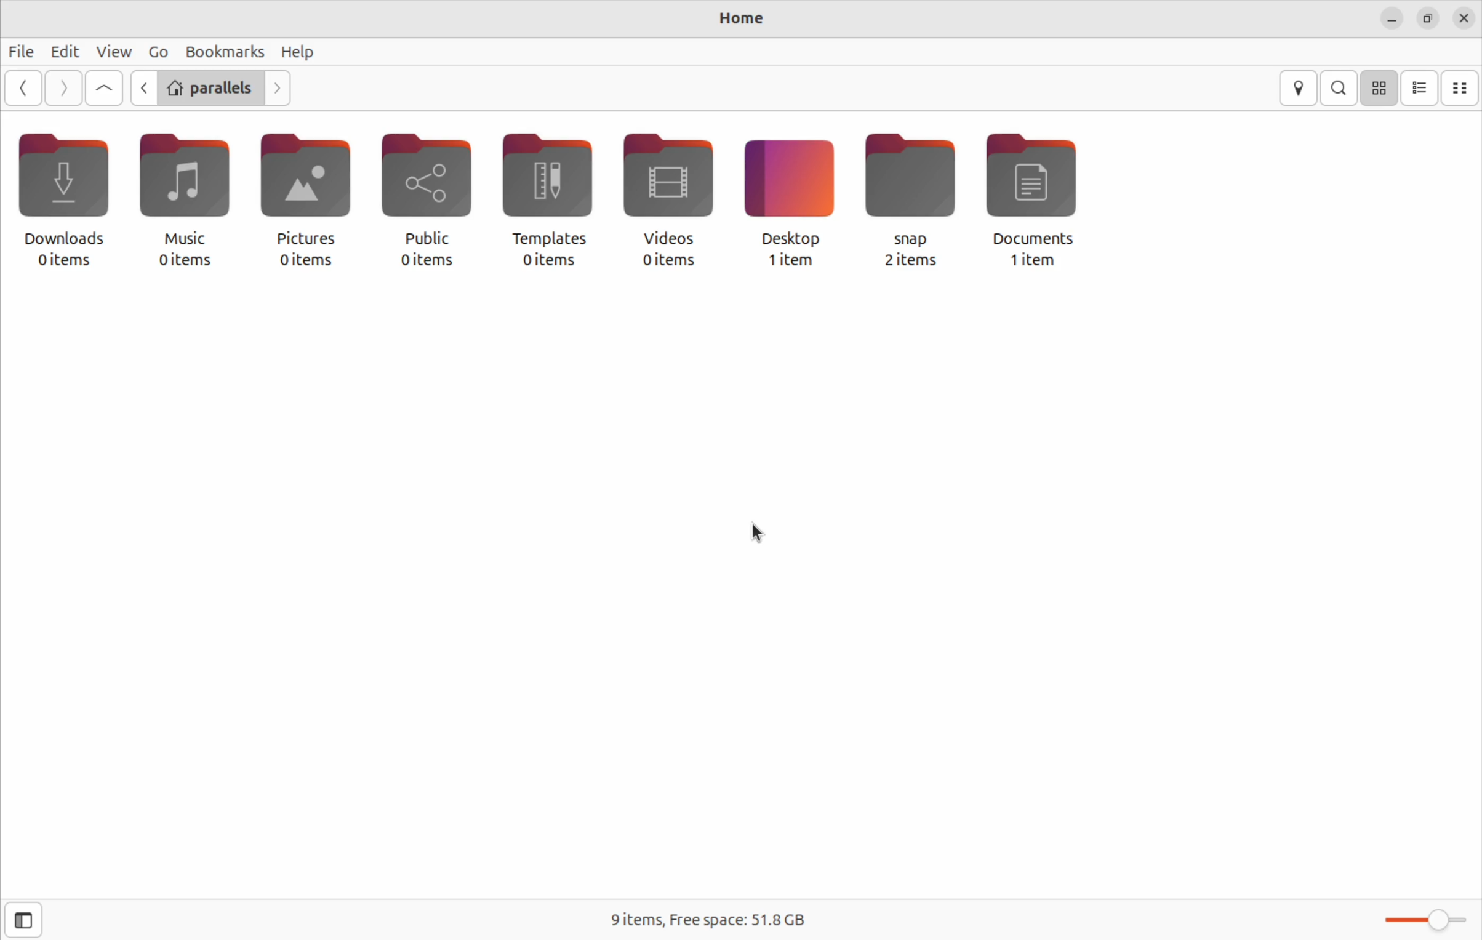 This screenshot has height=940, width=1482. Describe the element at coordinates (1380, 87) in the screenshot. I see `icon view` at that location.